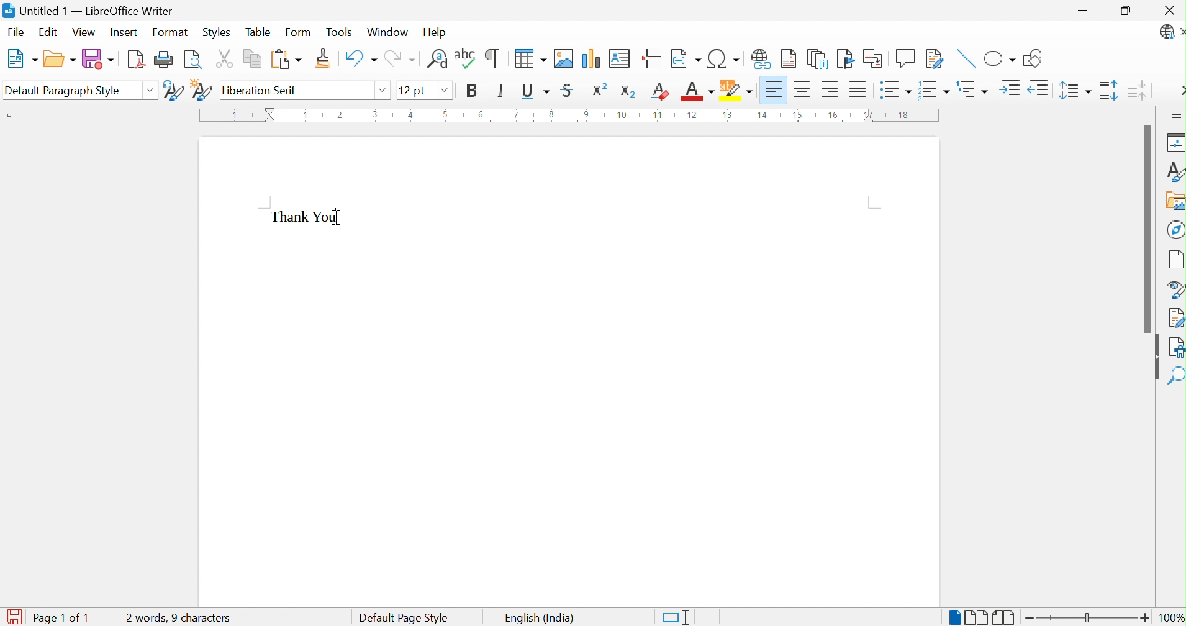 The height and width of the screenshot is (626, 1186). Describe the element at coordinates (831, 89) in the screenshot. I see `Align Right` at that location.